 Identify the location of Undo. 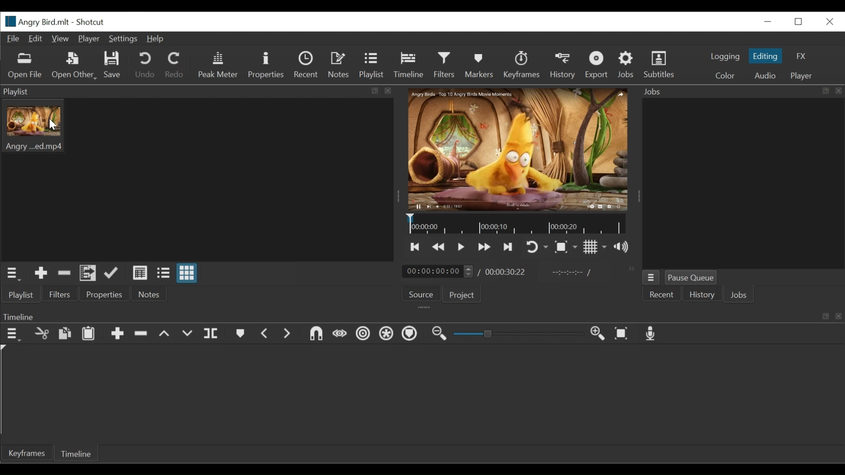
(145, 65).